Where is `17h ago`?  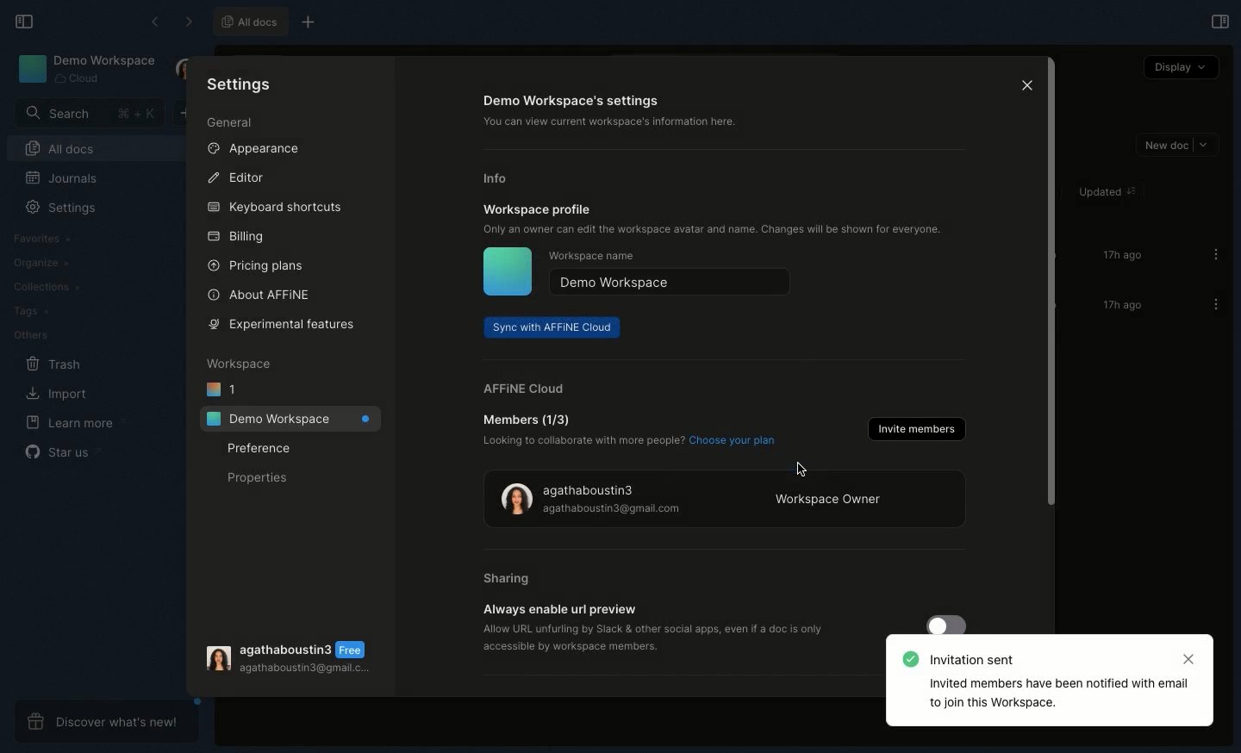
17h ago is located at coordinates (1119, 257).